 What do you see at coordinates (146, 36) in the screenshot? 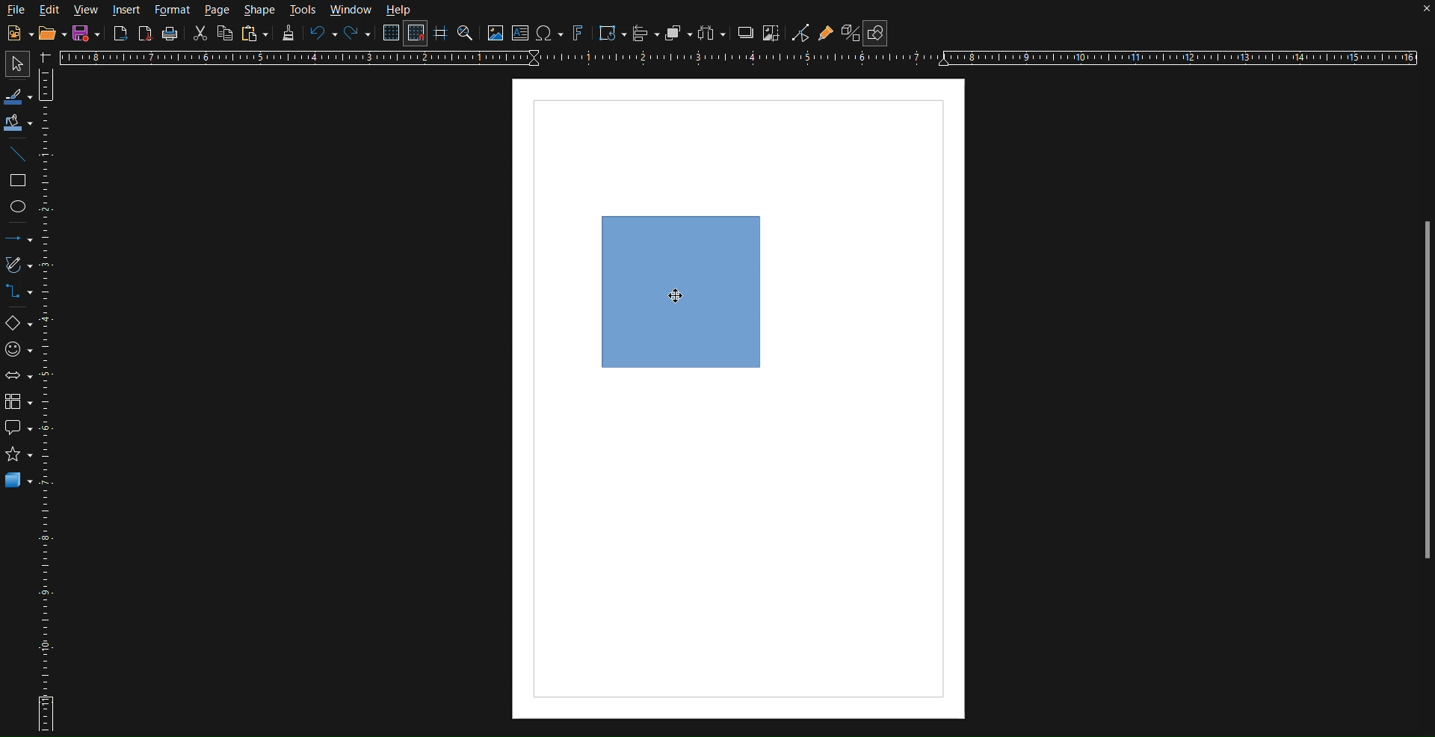
I see `Export as PDF` at bounding box center [146, 36].